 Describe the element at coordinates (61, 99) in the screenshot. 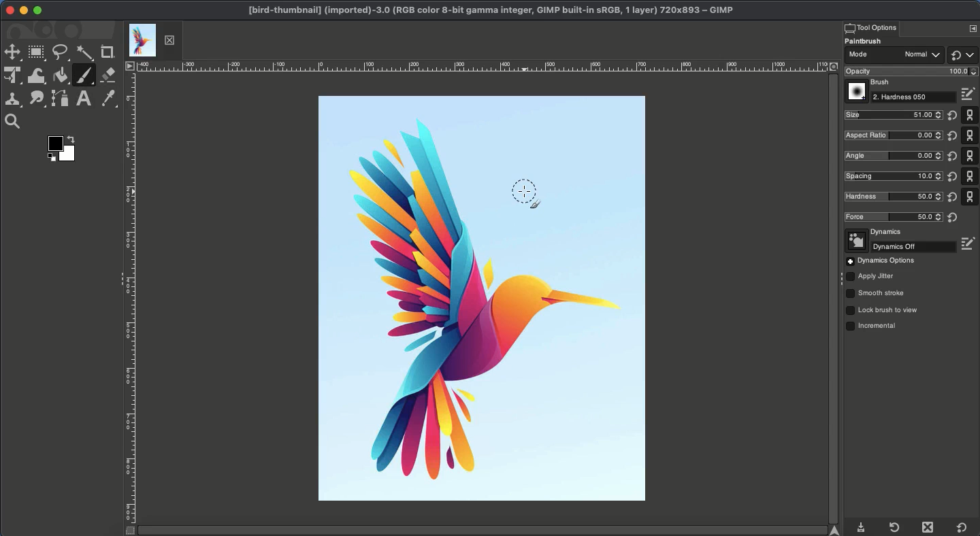

I see `Path` at that location.